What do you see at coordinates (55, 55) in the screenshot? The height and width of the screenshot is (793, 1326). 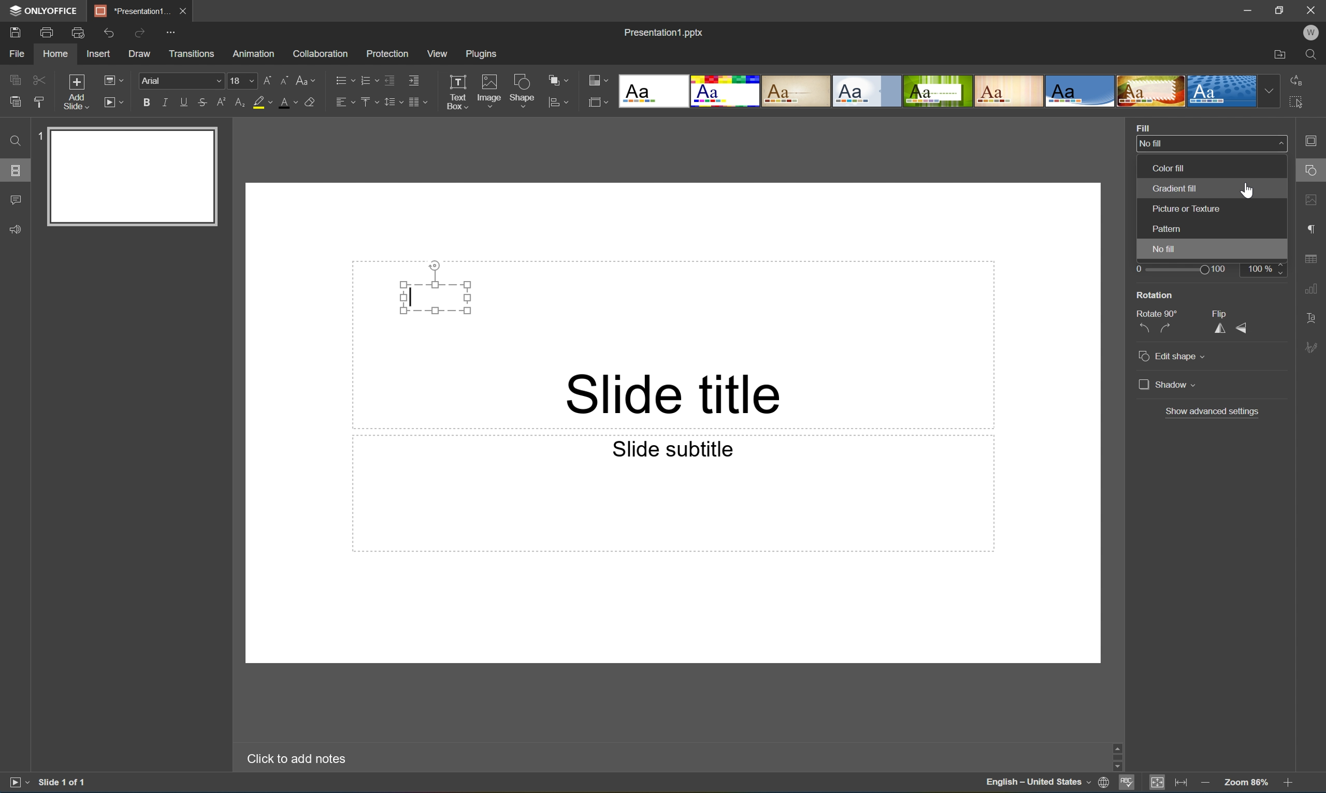 I see `Home` at bounding box center [55, 55].